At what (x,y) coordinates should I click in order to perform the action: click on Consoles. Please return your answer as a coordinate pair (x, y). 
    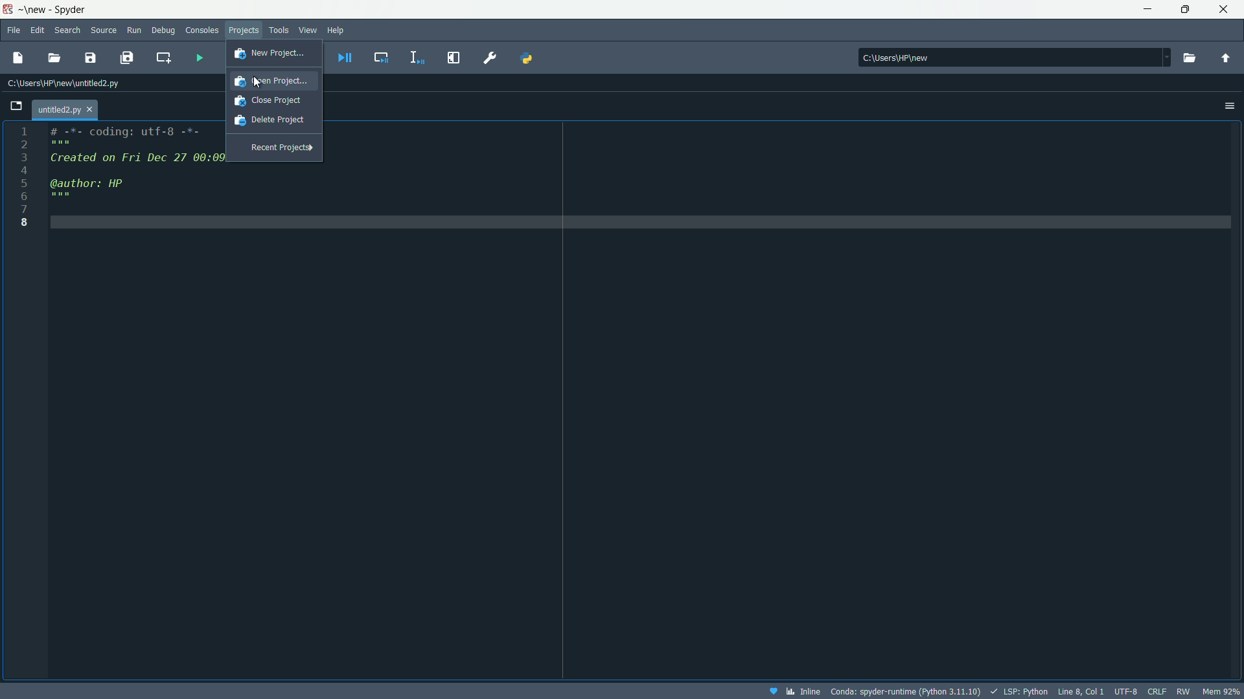
    Looking at the image, I should click on (201, 29).